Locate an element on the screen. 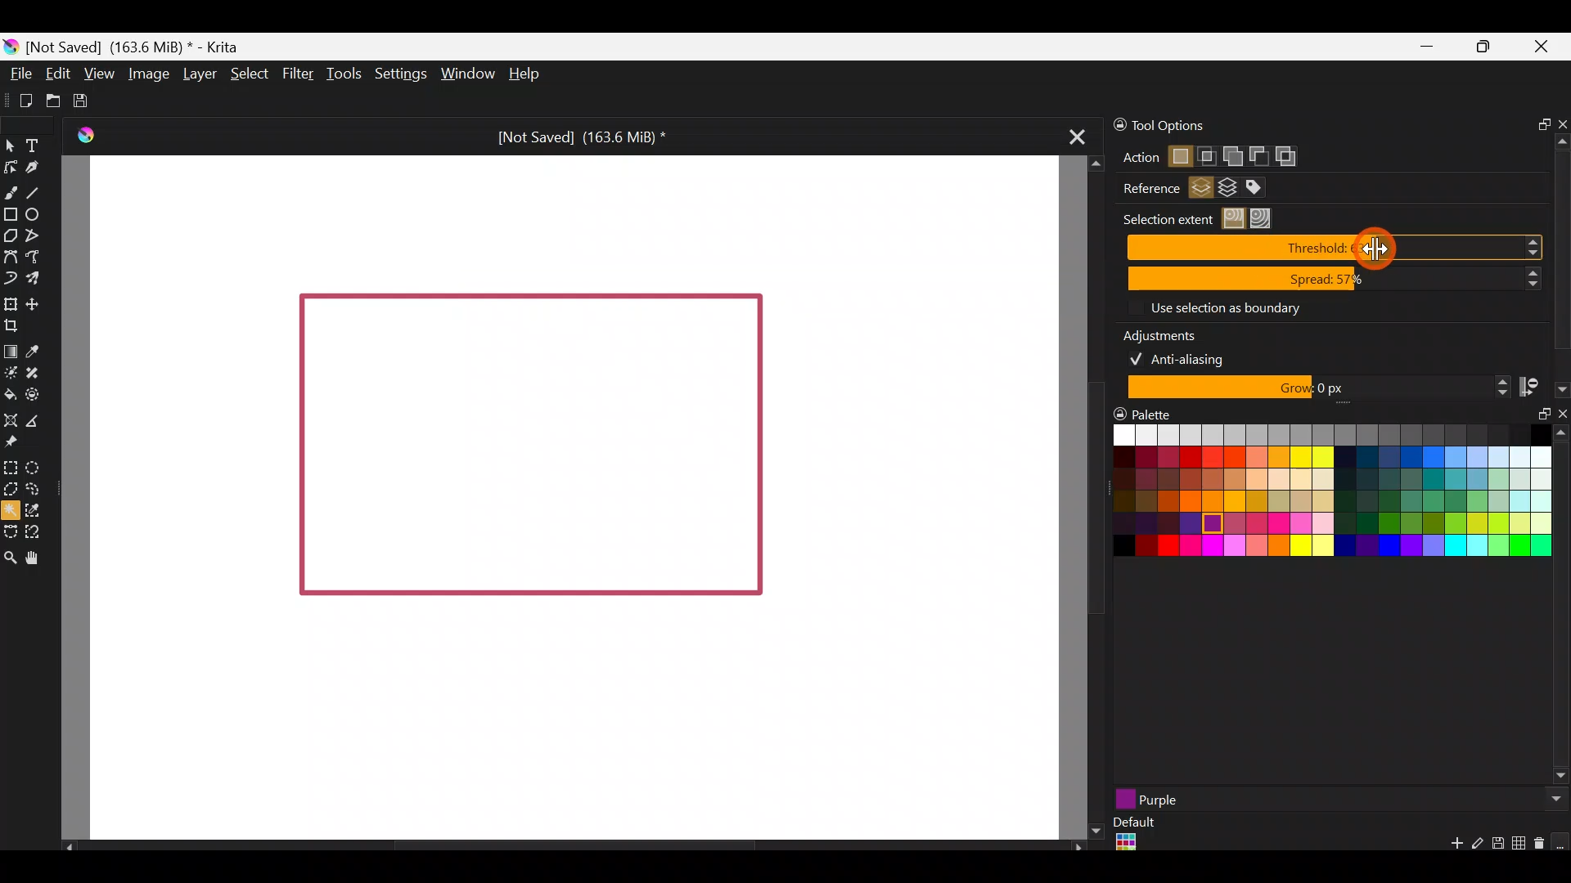  Transform a layer/selection is located at coordinates (10, 302).